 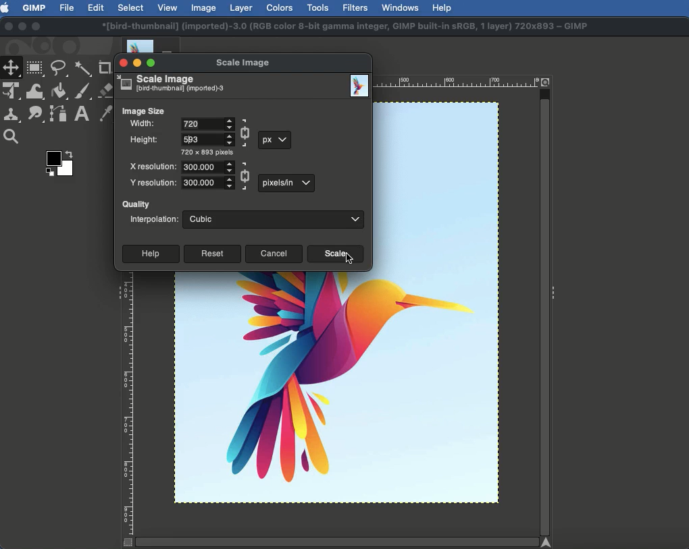 I want to click on Cancel, so click(x=273, y=255).